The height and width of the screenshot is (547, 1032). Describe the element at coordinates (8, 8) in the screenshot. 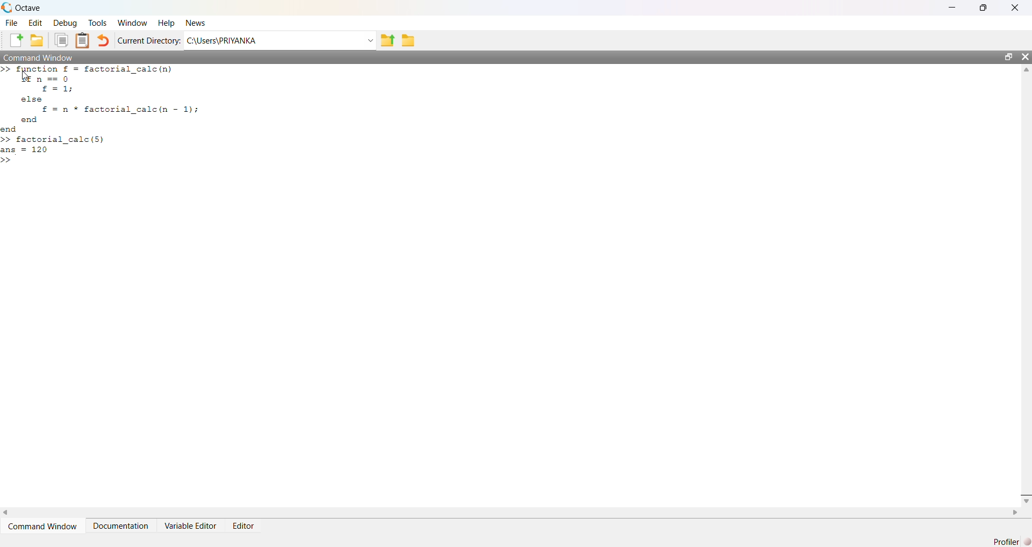

I see `logo` at that location.